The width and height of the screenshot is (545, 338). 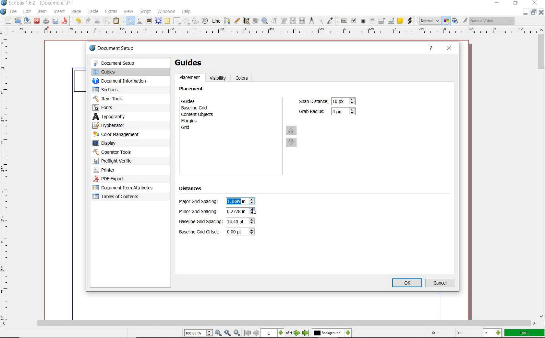 What do you see at coordinates (199, 333) in the screenshot?
I see `select current zoom level` at bounding box center [199, 333].